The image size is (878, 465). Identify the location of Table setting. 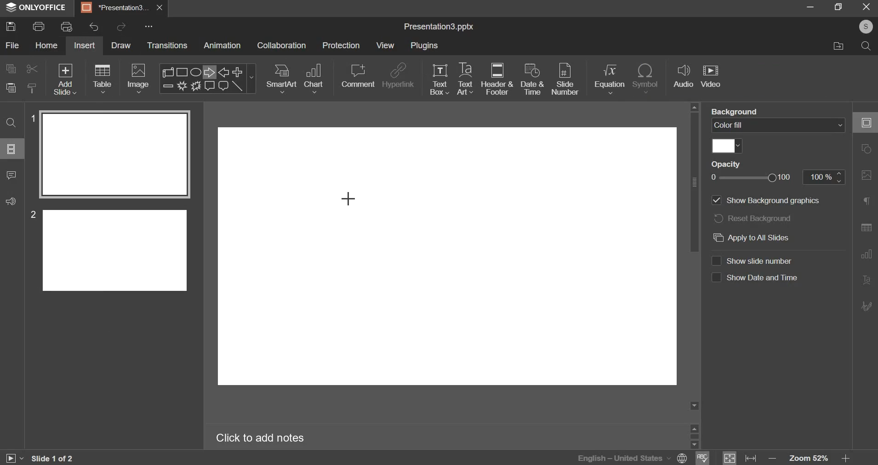
(867, 229).